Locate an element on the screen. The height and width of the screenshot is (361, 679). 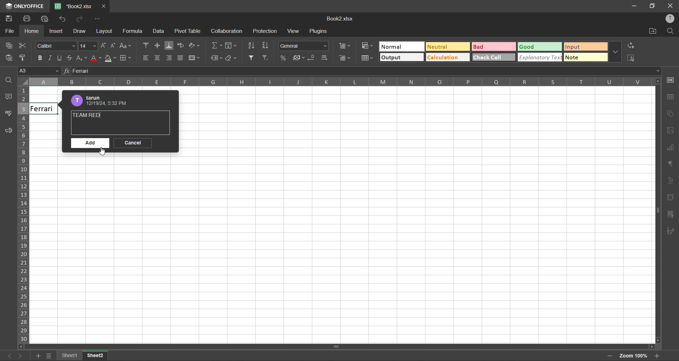
fill color is located at coordinates (109, 58).